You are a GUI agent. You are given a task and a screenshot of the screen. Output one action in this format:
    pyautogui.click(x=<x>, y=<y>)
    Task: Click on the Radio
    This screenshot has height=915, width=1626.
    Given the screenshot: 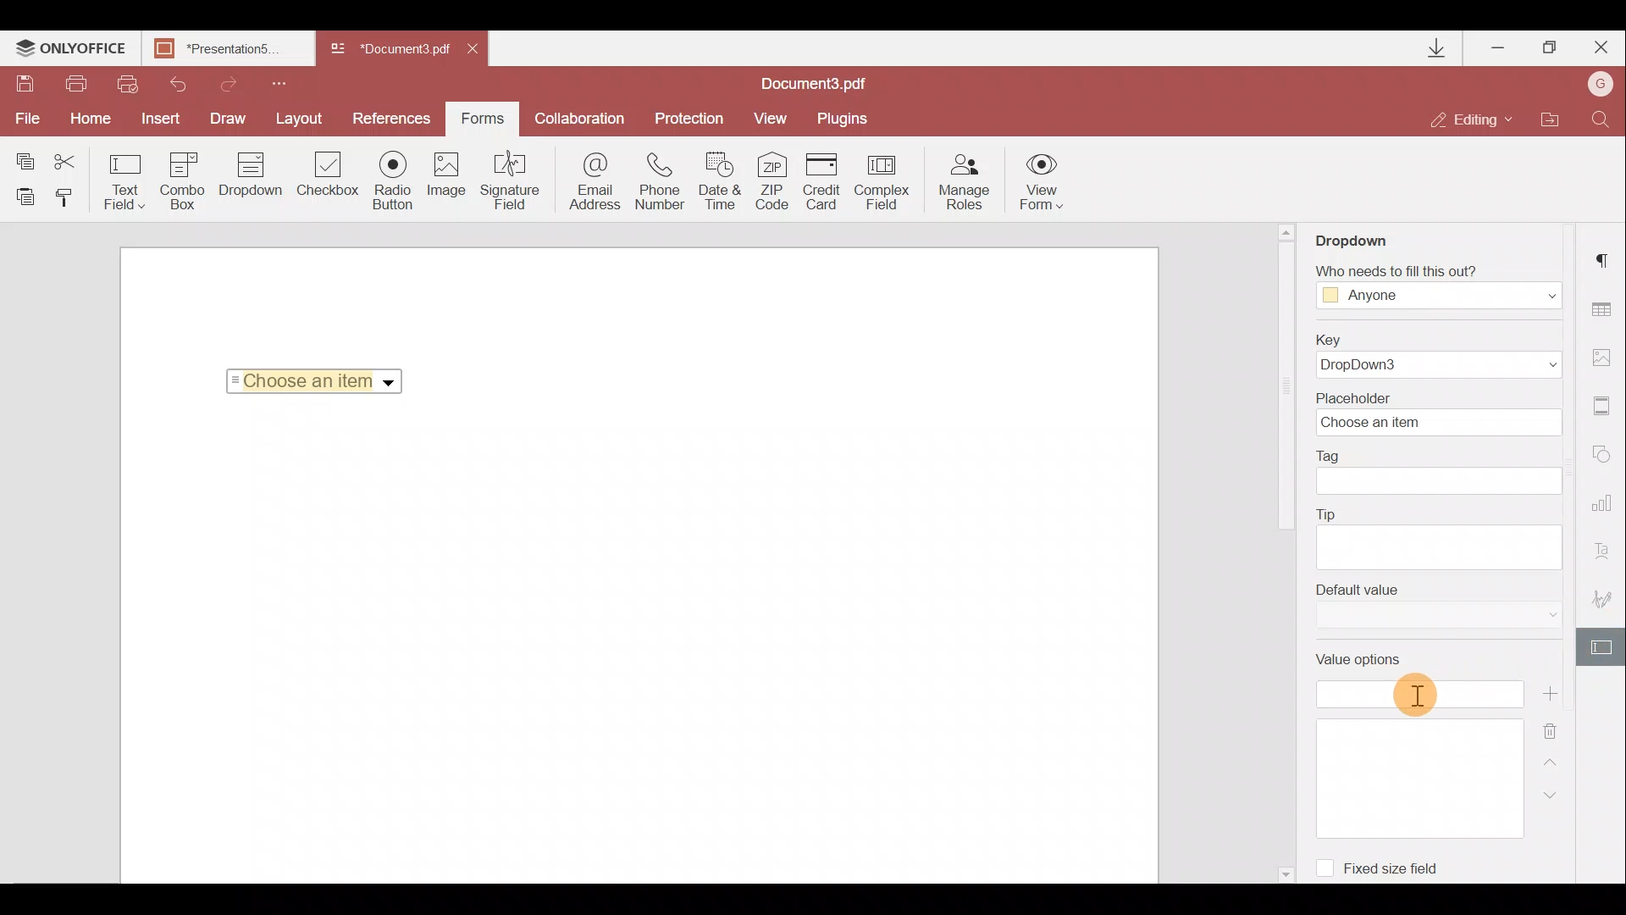 What is the action you would take?
    pyautogui.click(x=395, y=181)
    